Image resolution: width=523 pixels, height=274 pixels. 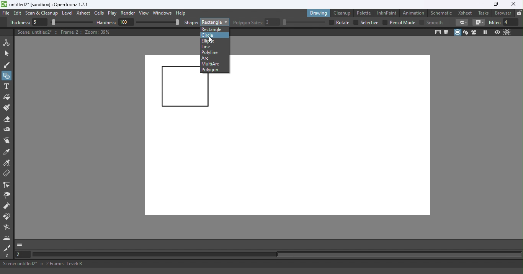 What do you see at coordinates (466, 32) in the screenshot?
I see `3D View` at bounding box center [466, 32].